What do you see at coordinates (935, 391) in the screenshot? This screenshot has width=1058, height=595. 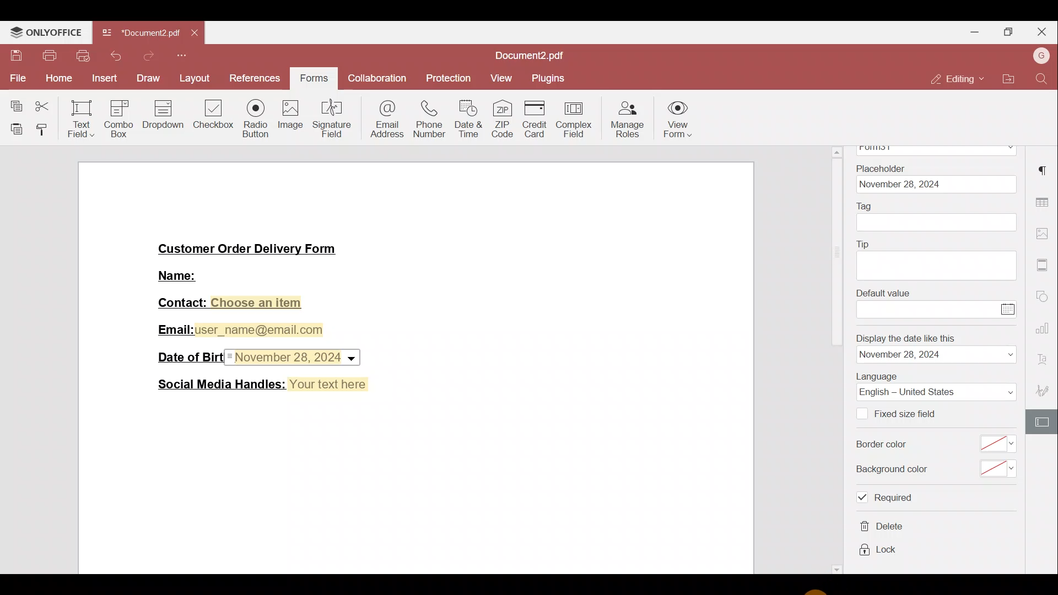 I see `Language ` at bounding box center [935, 391].